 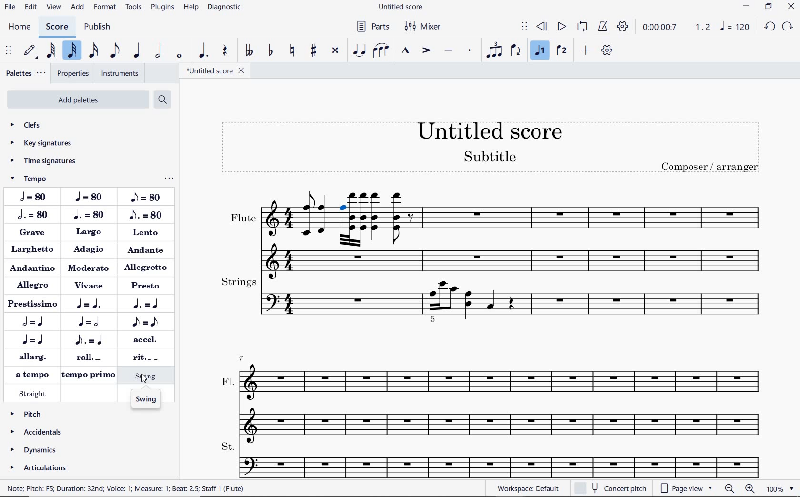 What do you see at coordinates (270, 51) in the screenshot?
I see `TOGGLE FLAT` at bounding box center [270, 51].